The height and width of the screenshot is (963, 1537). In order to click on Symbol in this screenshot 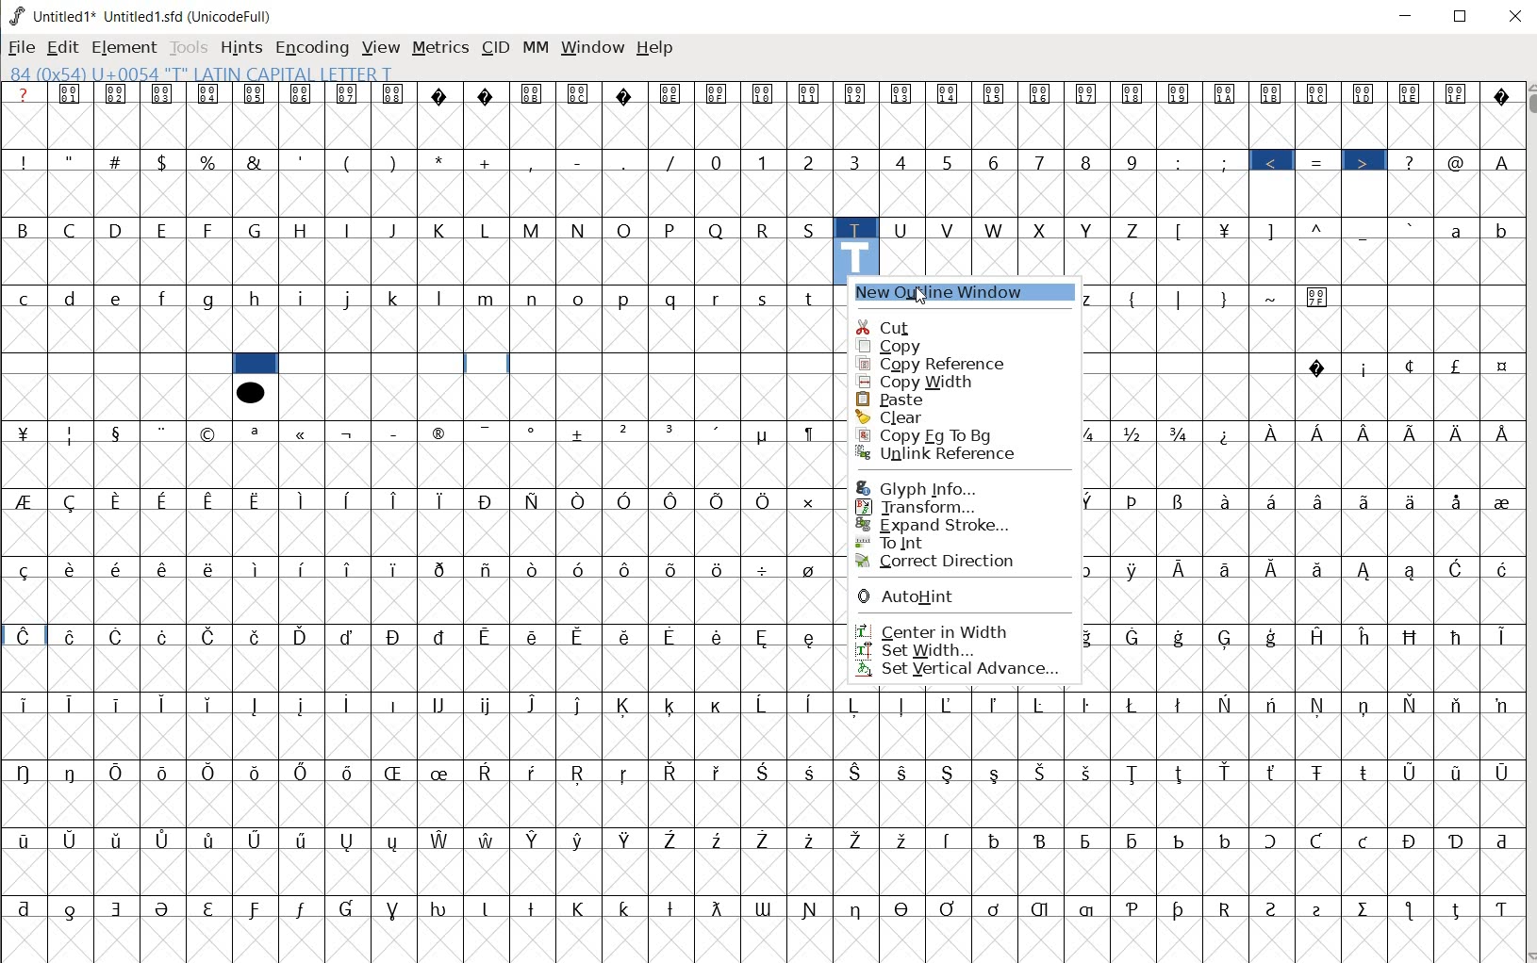, I will do `click(1043, 703)`.